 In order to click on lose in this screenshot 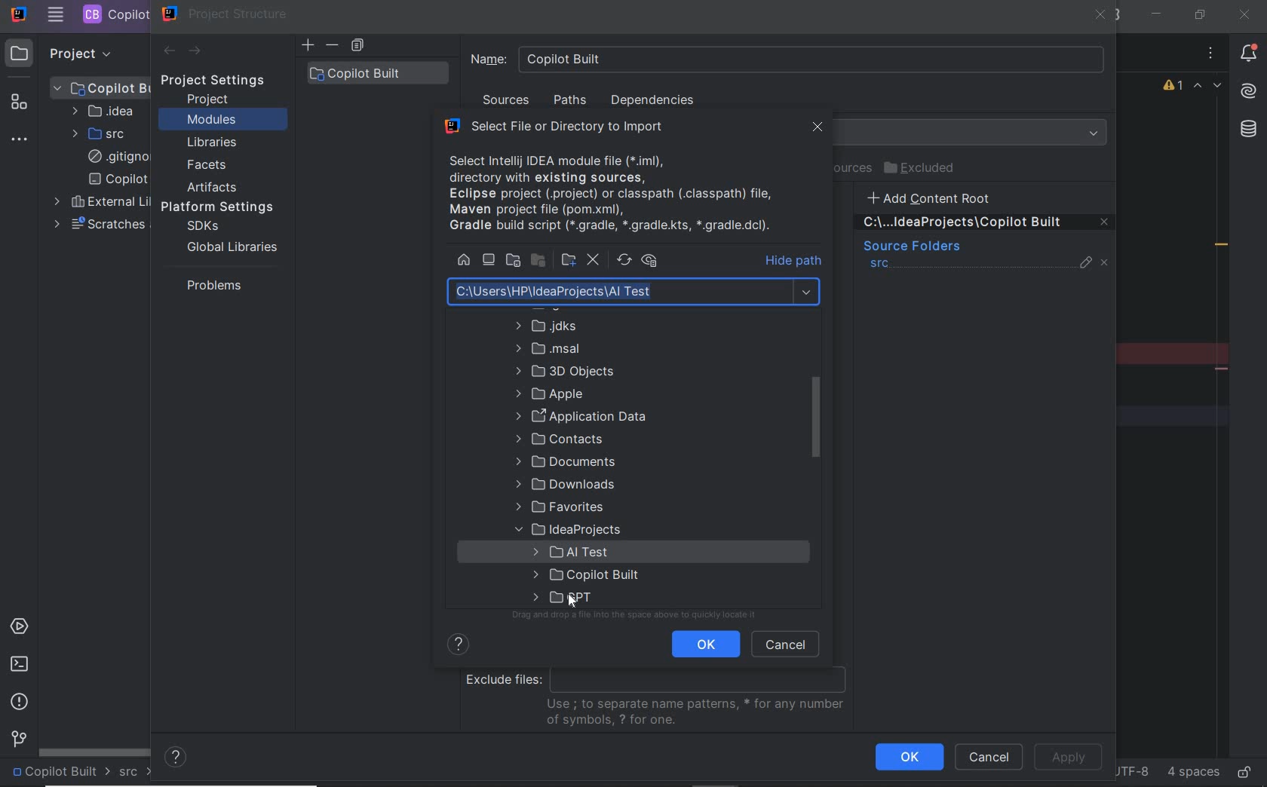, I will do `click(818, 129)`.